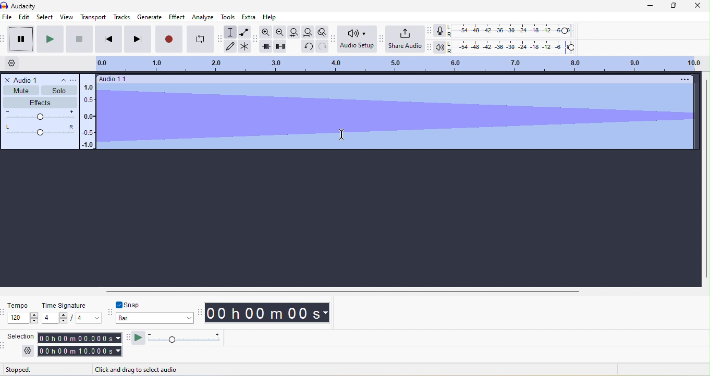  What do you see at coordinates (442, 30) in the screenshot?
I see `record meter` at bounding box center [442, 30].